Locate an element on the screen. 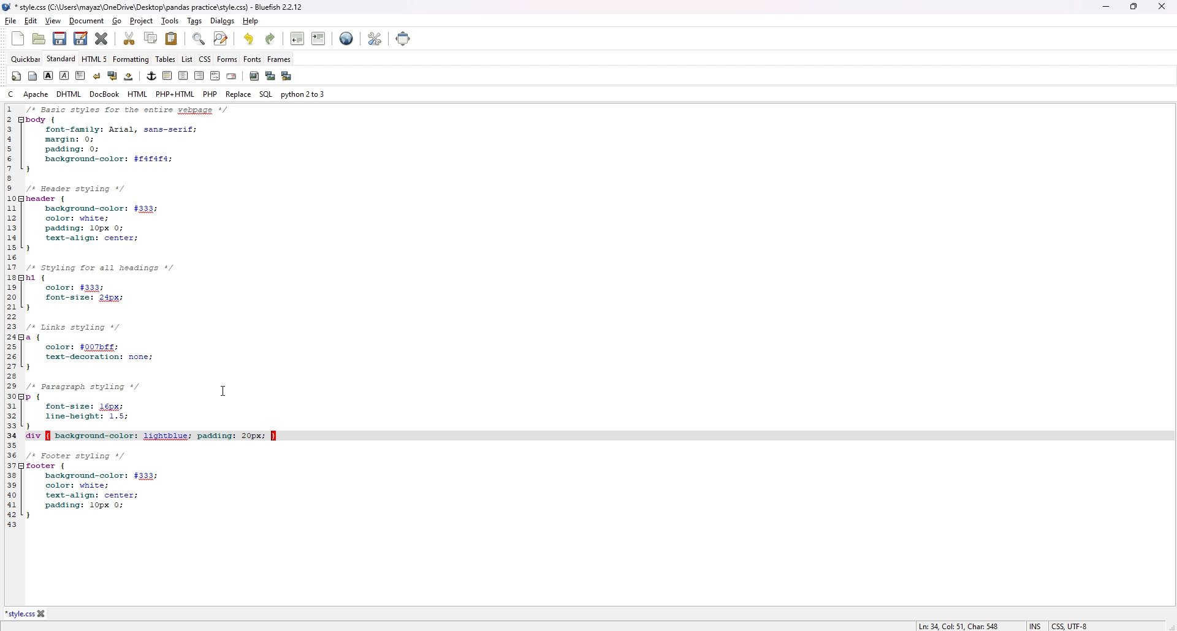  c is located at coordinates (11, 94).